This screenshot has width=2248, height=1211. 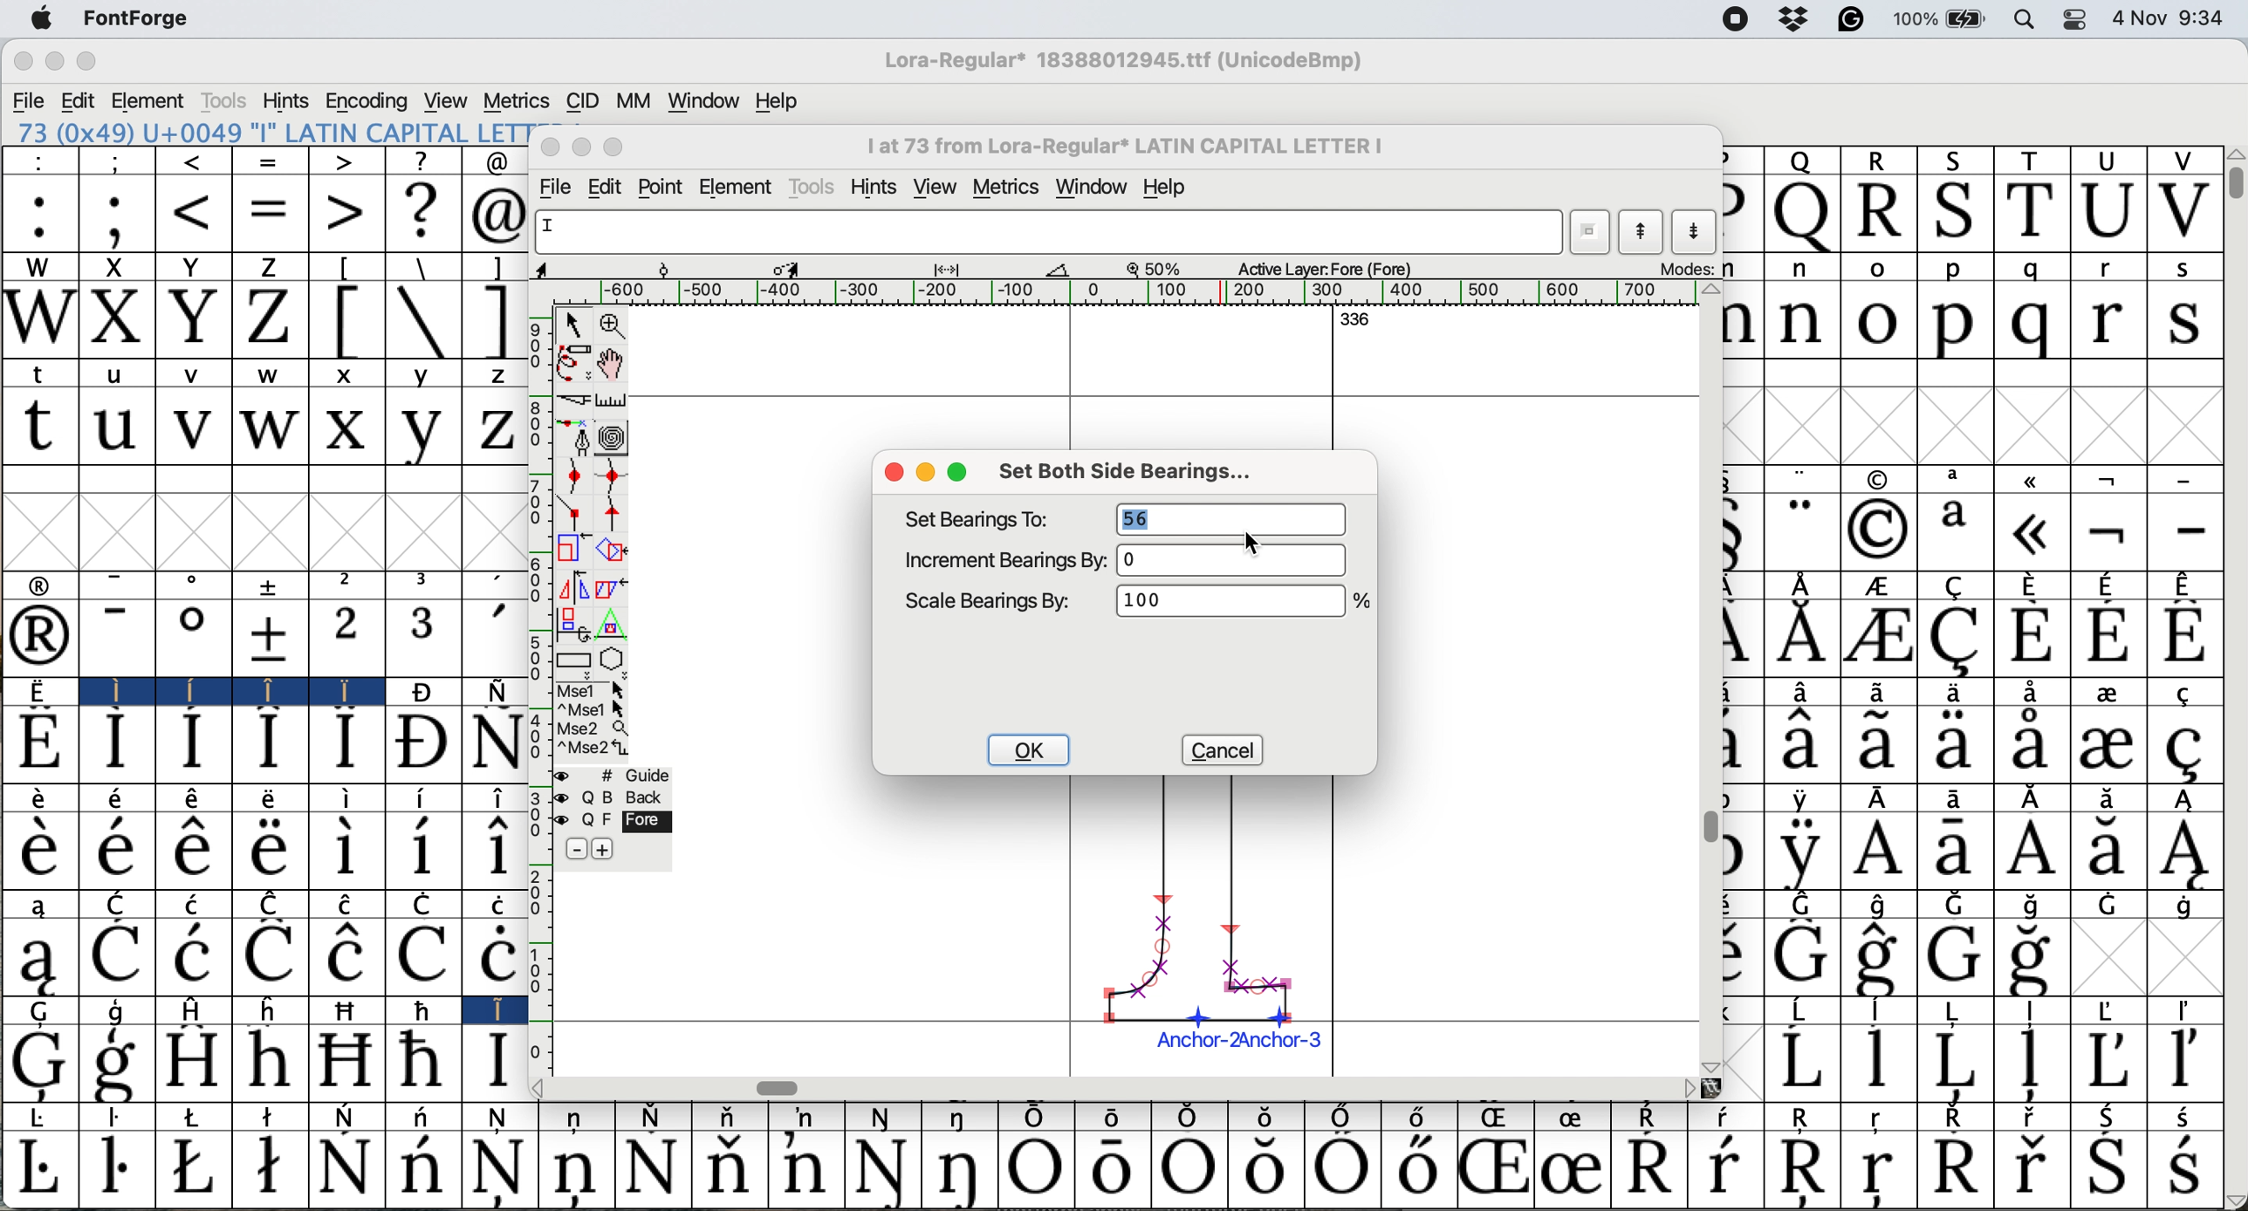 What do you see at coordinates (595, 729) in the screenshot?
I see `Mse 2` at bounding box center [595, 729].